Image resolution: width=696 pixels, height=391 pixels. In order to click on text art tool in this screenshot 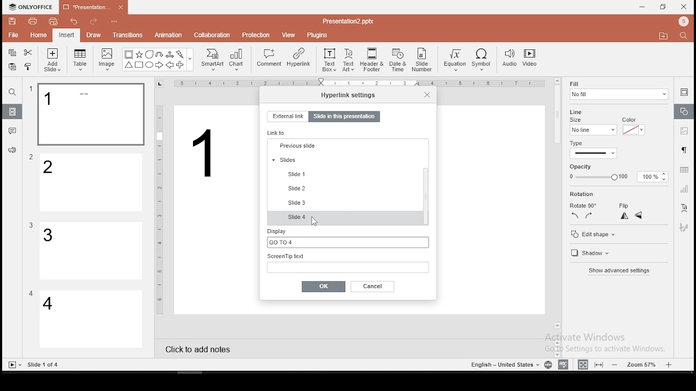, I will do `click(683, 209)`.